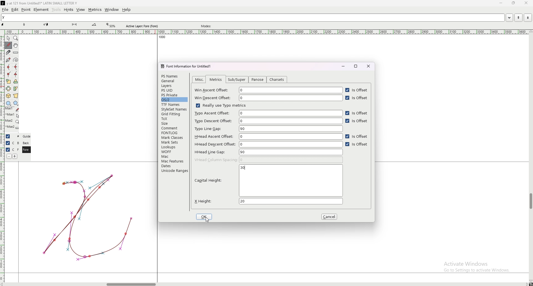 This screenshot has height=286, width=533. Describe the element at coordinates (131, 283) in the screenshot. I see `scroll bar horizontal` at that location.